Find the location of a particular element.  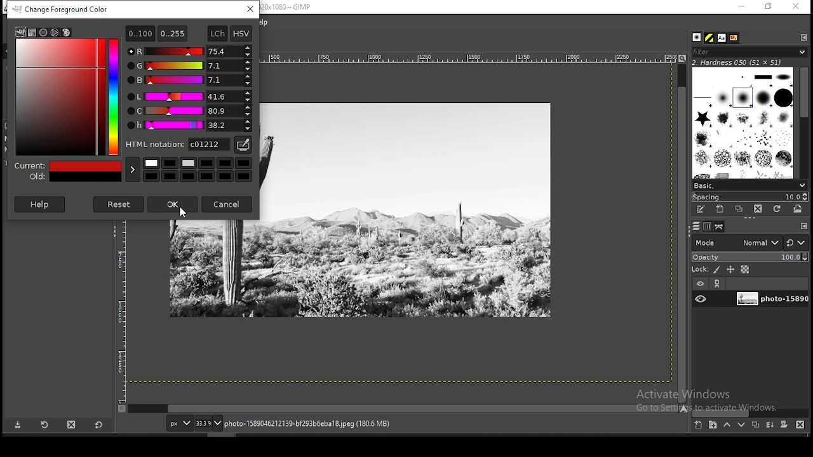

reload tool preset is located at coordinates (46, 424).